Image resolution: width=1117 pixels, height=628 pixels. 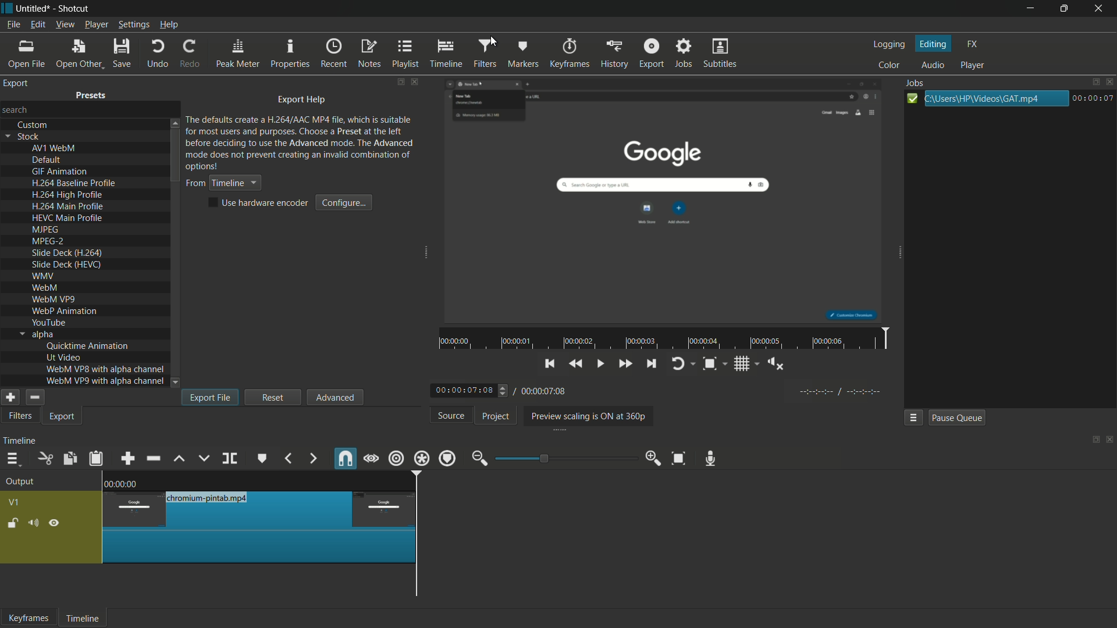 I want to click on zoom in, so click(x=654, y=457).